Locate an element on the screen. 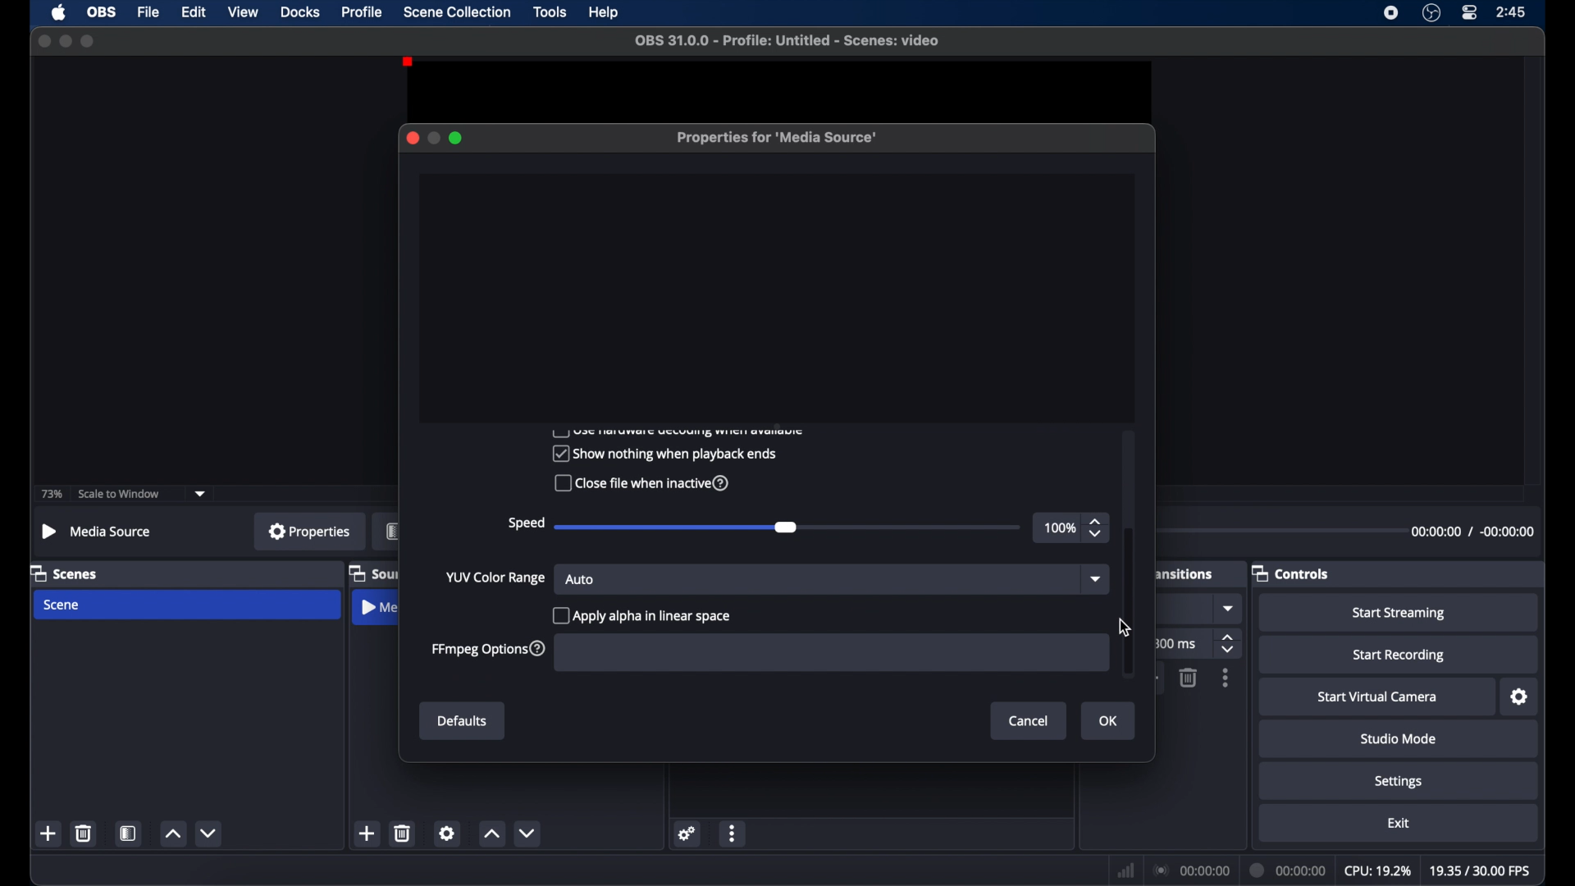 Image resolution: width=1575 pixels, height=886 pixels. scene collection is located at coordinates (457, 12).